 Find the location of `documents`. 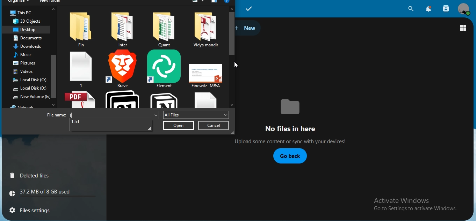

documents is located at coordinates (33, 38).